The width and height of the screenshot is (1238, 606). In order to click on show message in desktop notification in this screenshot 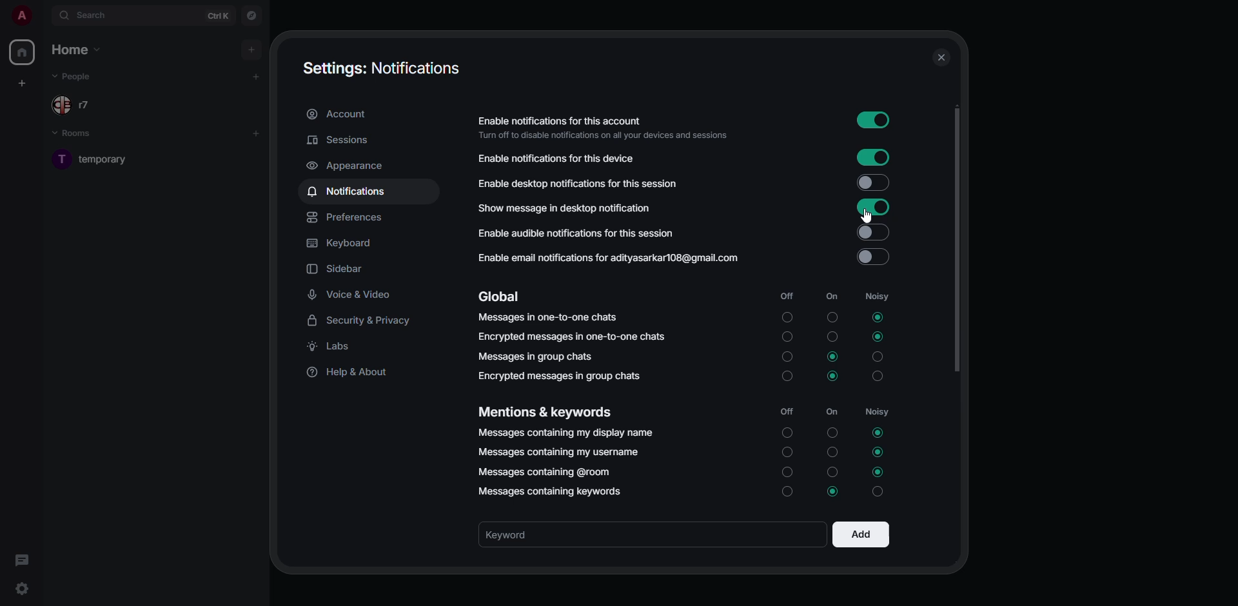, I will do `click(564, 209)`.